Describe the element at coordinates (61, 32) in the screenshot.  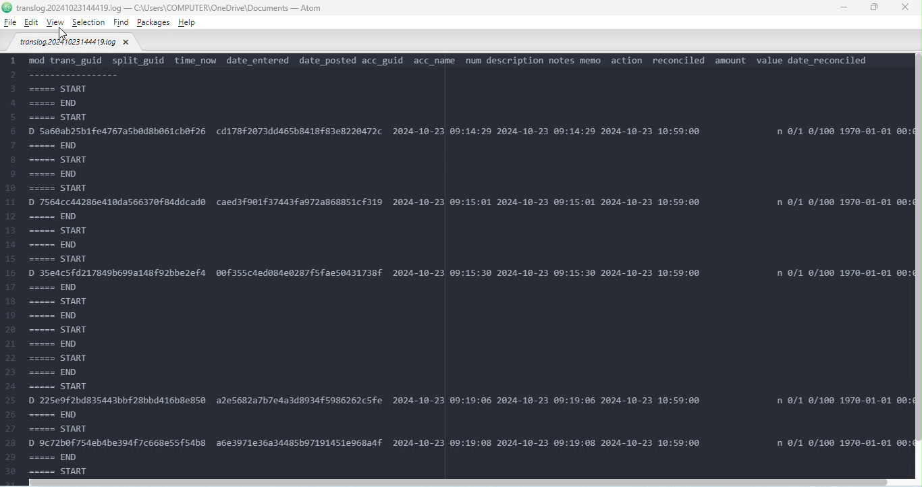
I see `Cursor` at that location.